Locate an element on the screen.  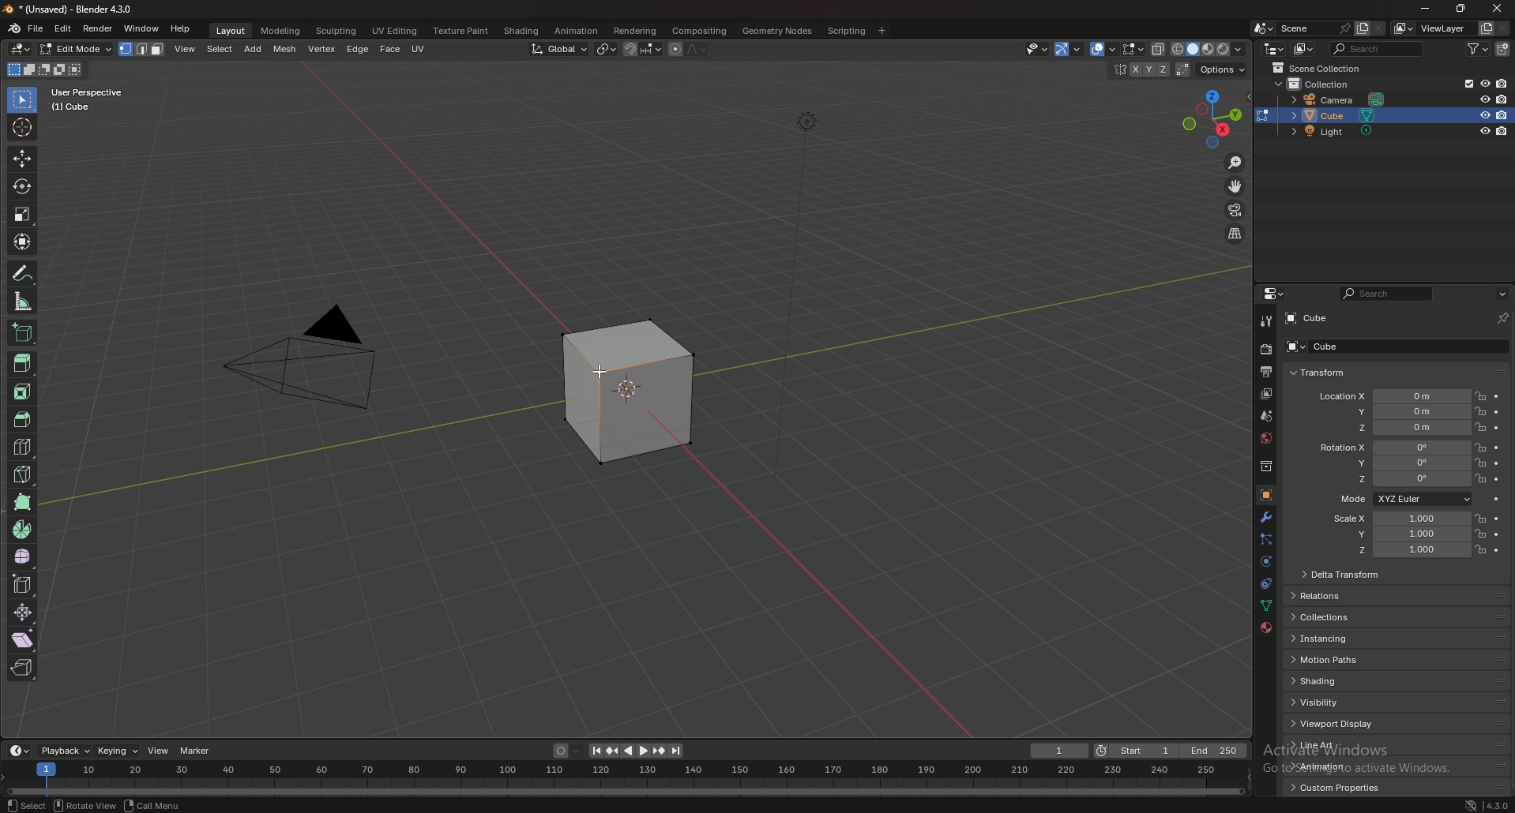
uv editing is located at coordinates (395, 31).